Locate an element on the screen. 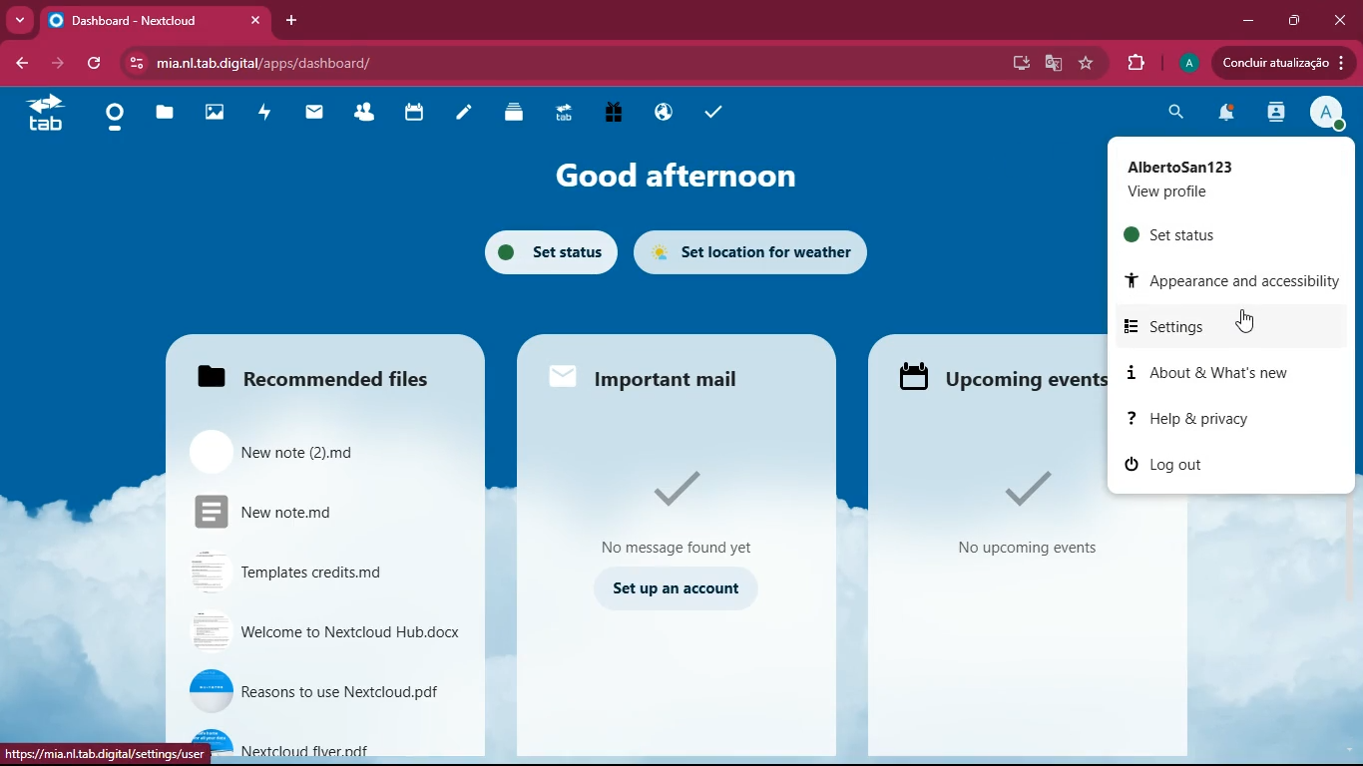  log out is located at coordinates (1222, 469).